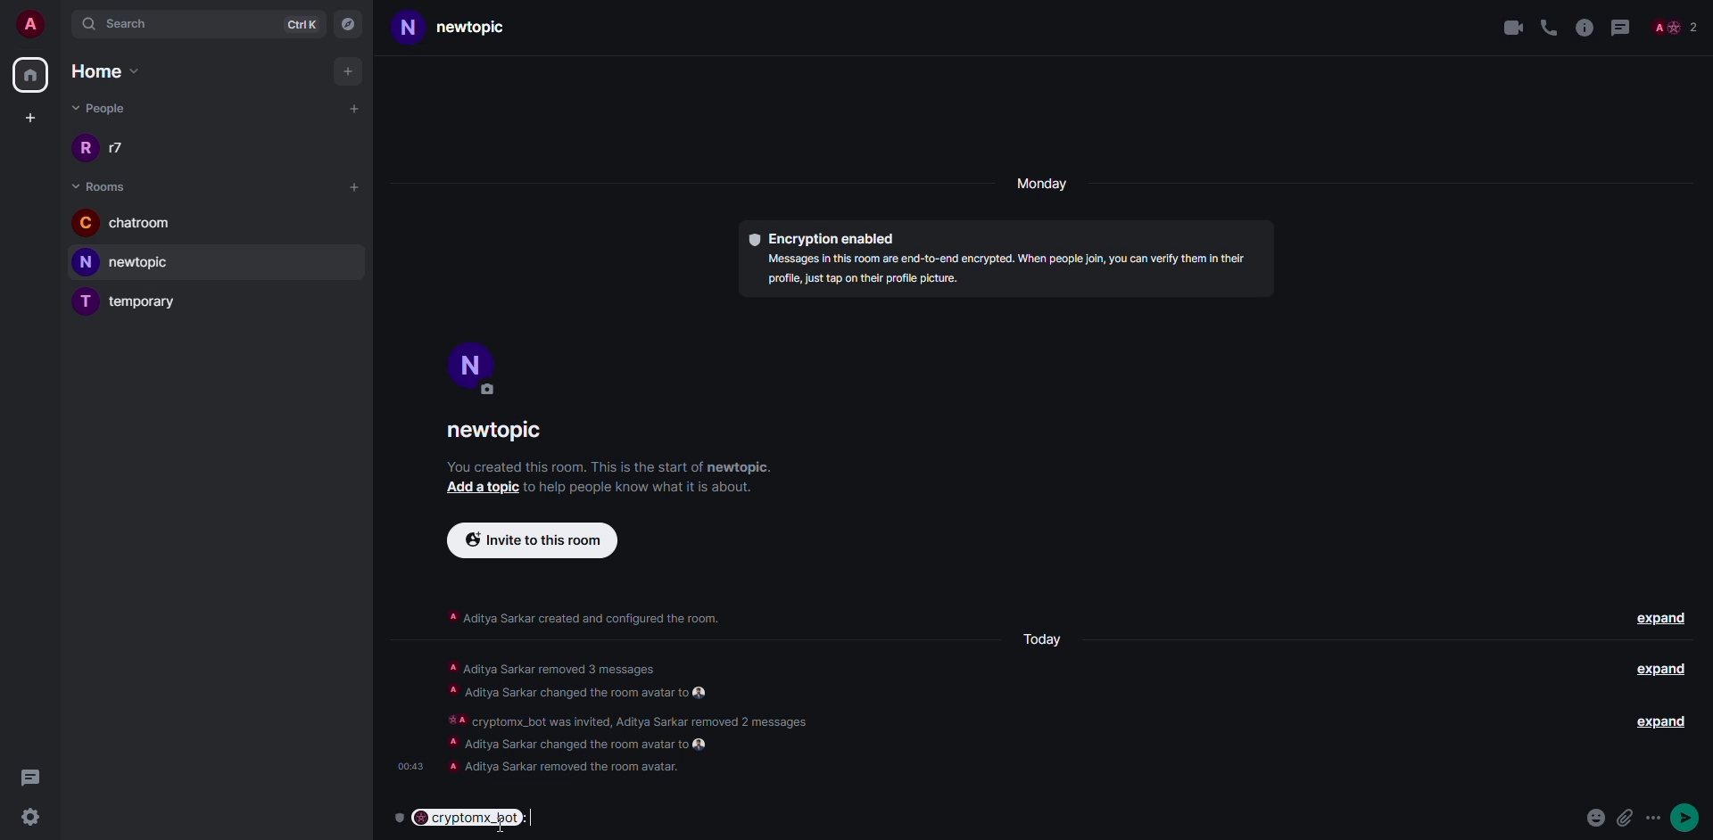  What do you see at coordinates (1585, 25) in the screenshot?
I see `info` at bounding box center [1585, 25].